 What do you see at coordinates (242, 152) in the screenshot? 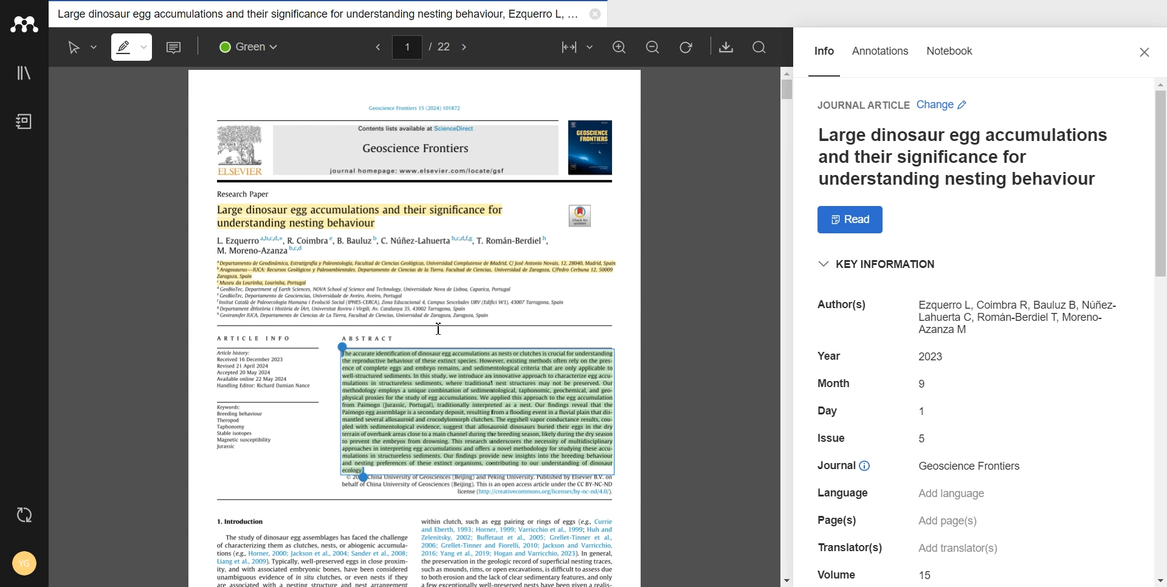
I see `image` at bounding box center [242, 152].